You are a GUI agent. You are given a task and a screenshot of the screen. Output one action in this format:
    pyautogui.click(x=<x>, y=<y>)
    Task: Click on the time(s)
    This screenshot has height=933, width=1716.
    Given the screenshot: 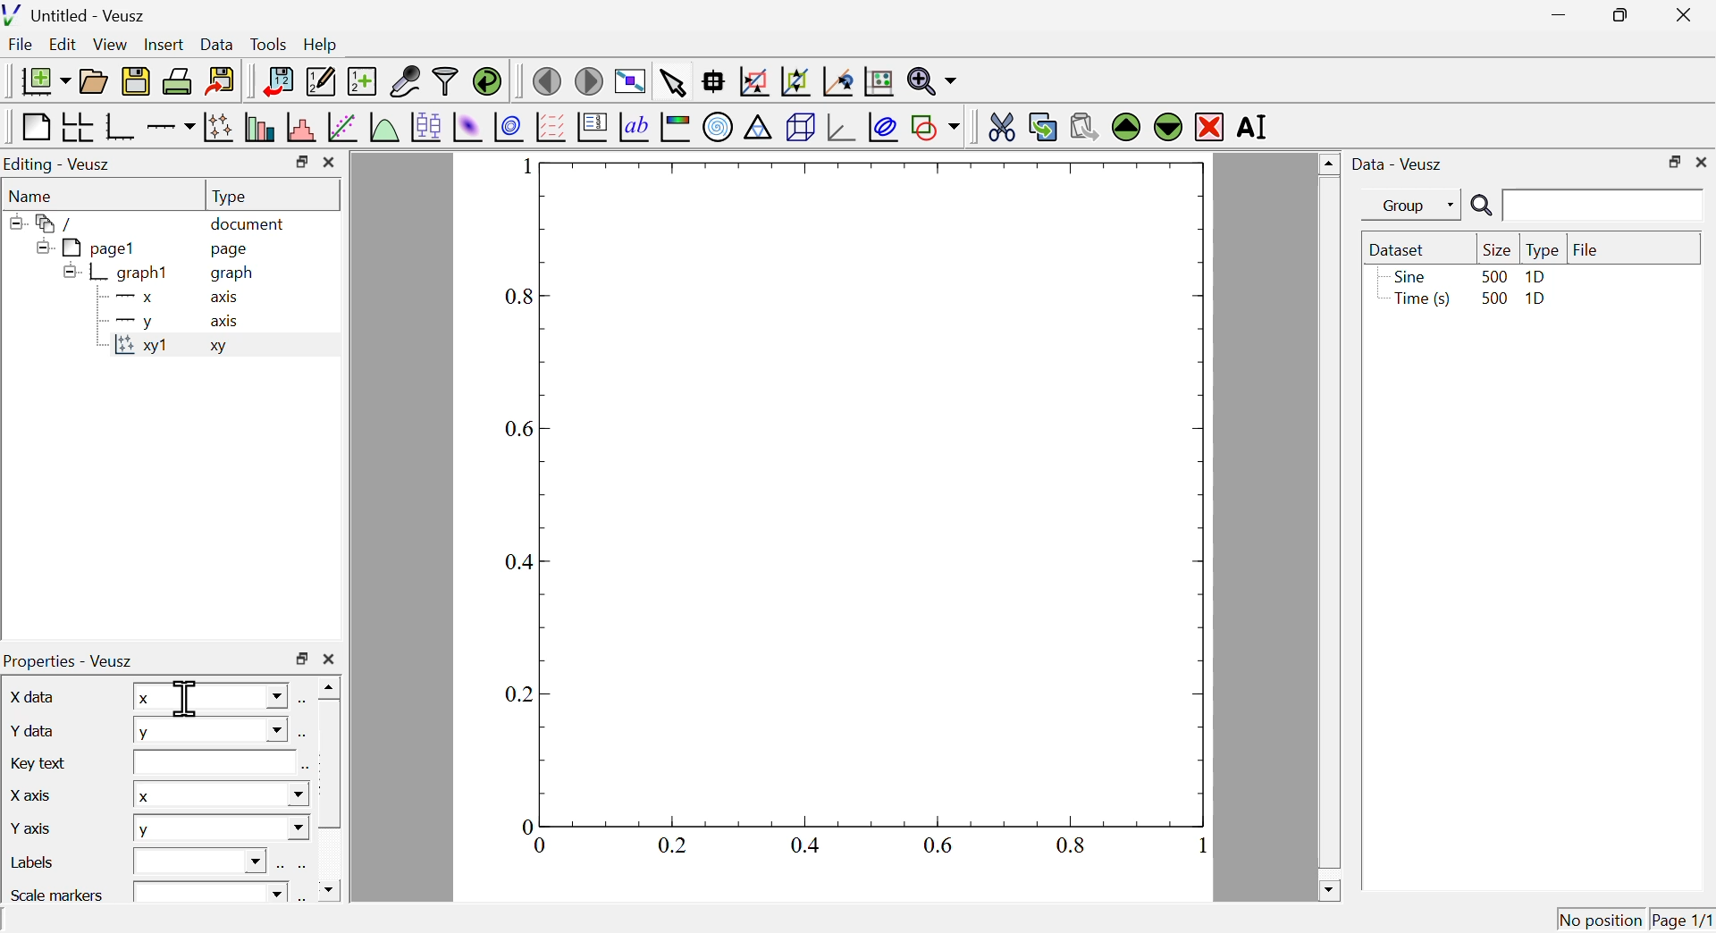 What is the action you would take?
    pyautogui.click(x=1418, y=300)
    